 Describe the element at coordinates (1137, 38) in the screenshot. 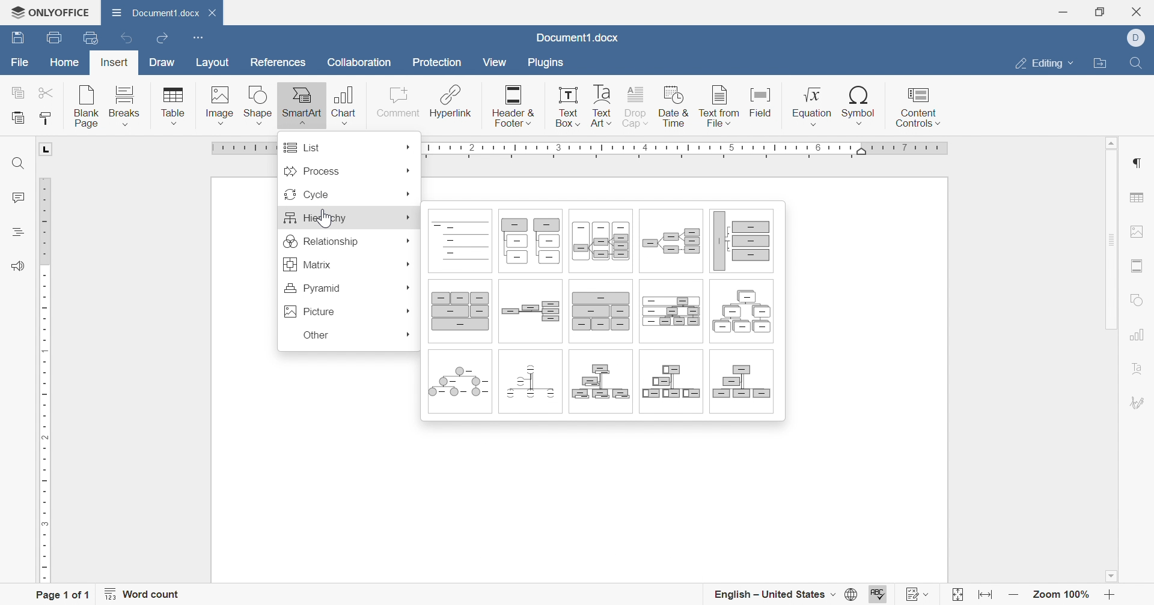

I see `DELL` at that location.